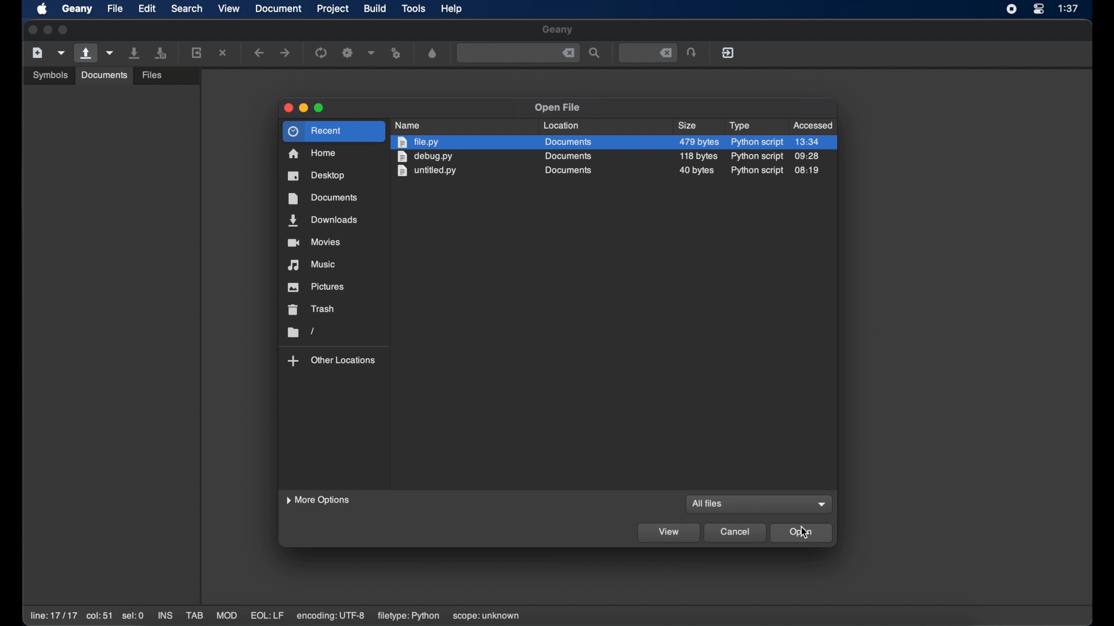  I want to click on recent, so click(334, 132).